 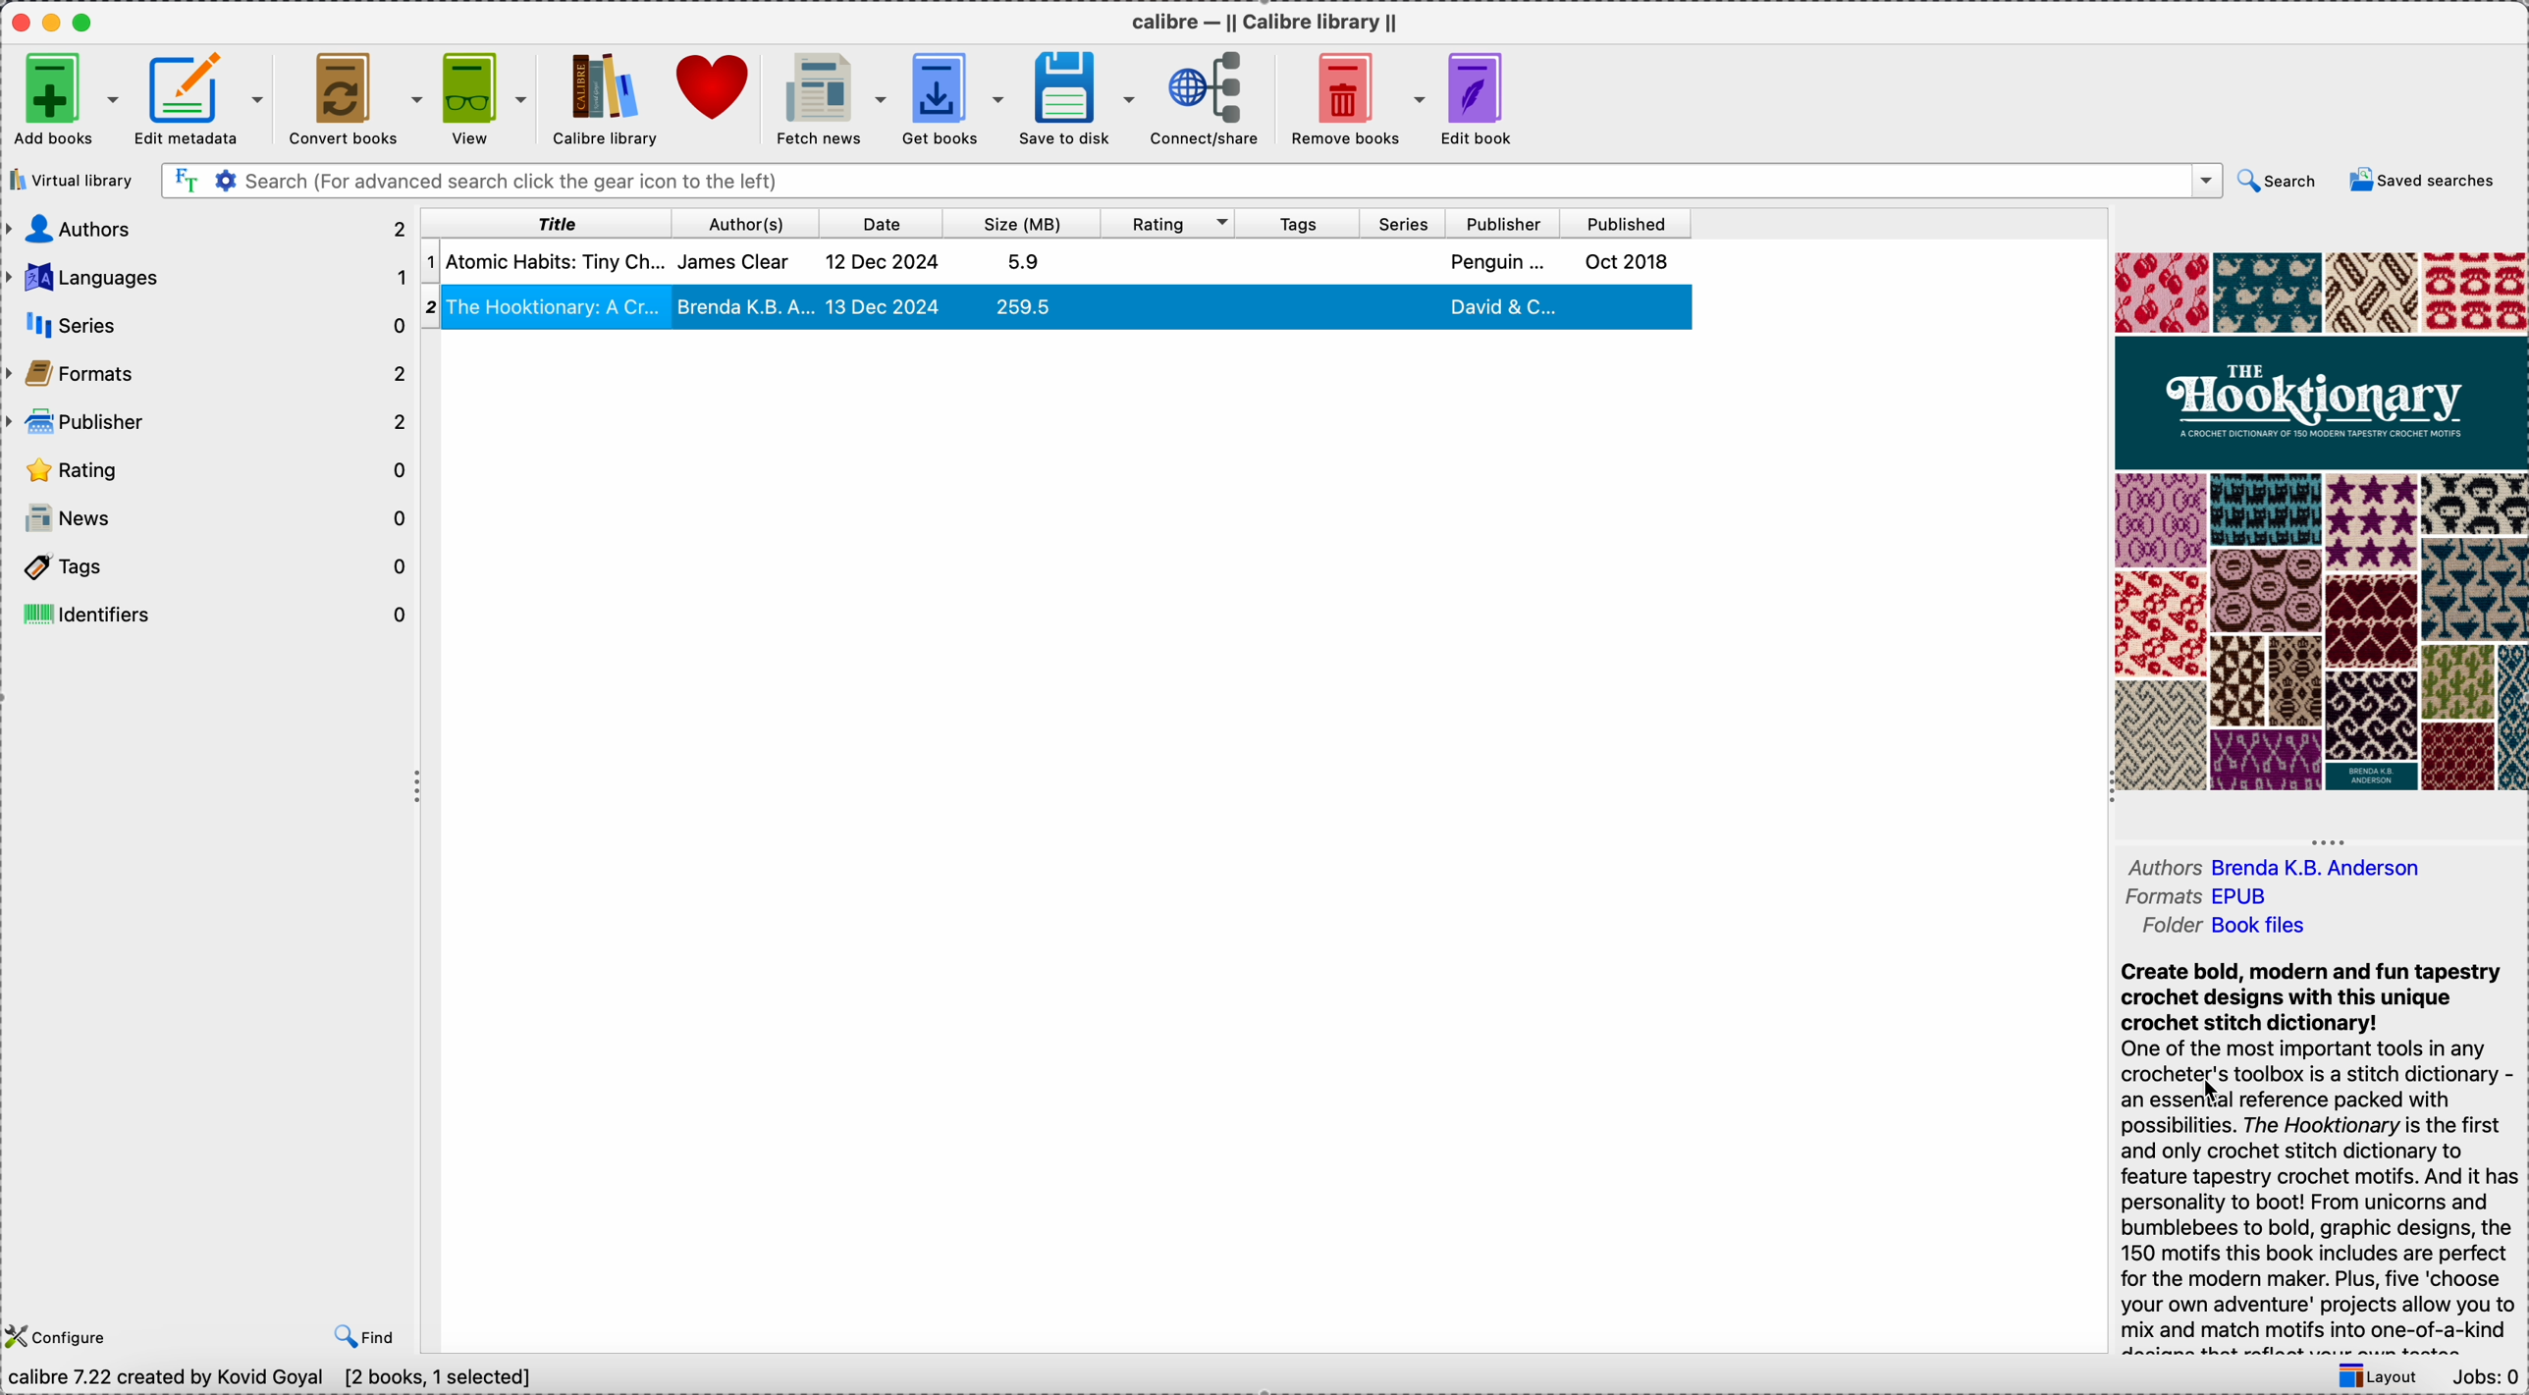 I want to click on calibre, so click(x=1269, y=24).